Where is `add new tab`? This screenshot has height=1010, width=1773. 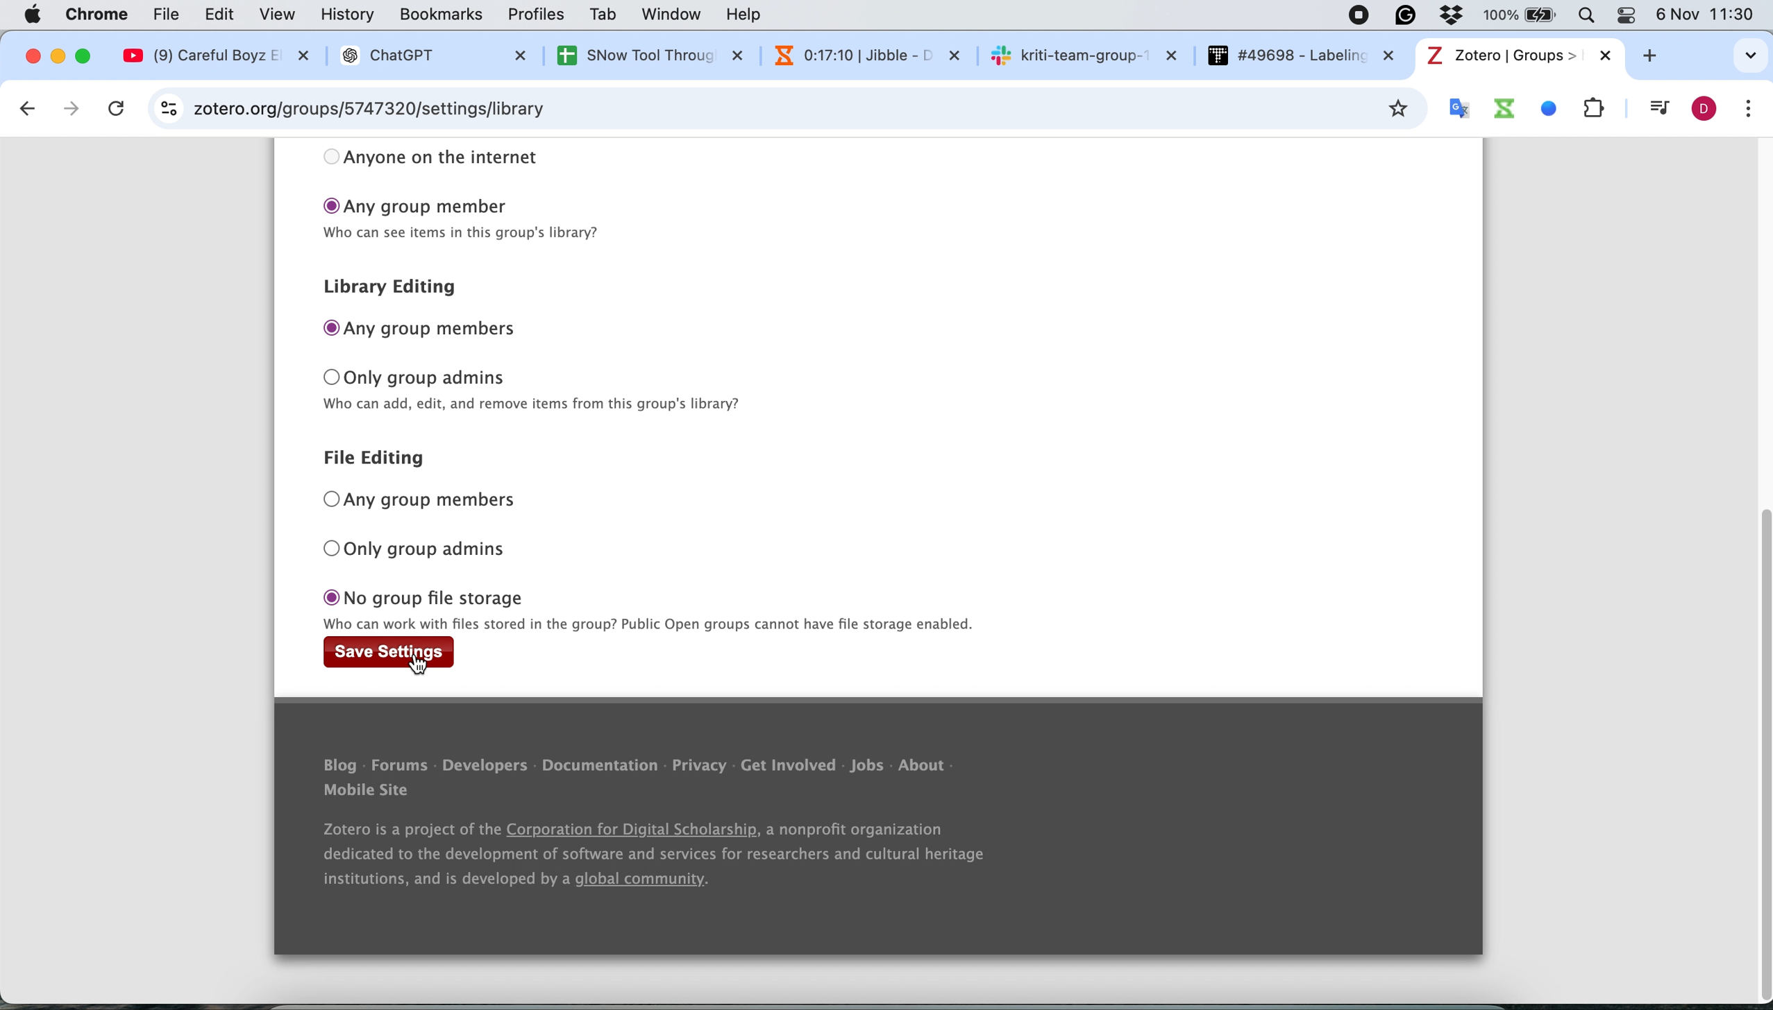 add new tab is located at coordinates (1658, 59).